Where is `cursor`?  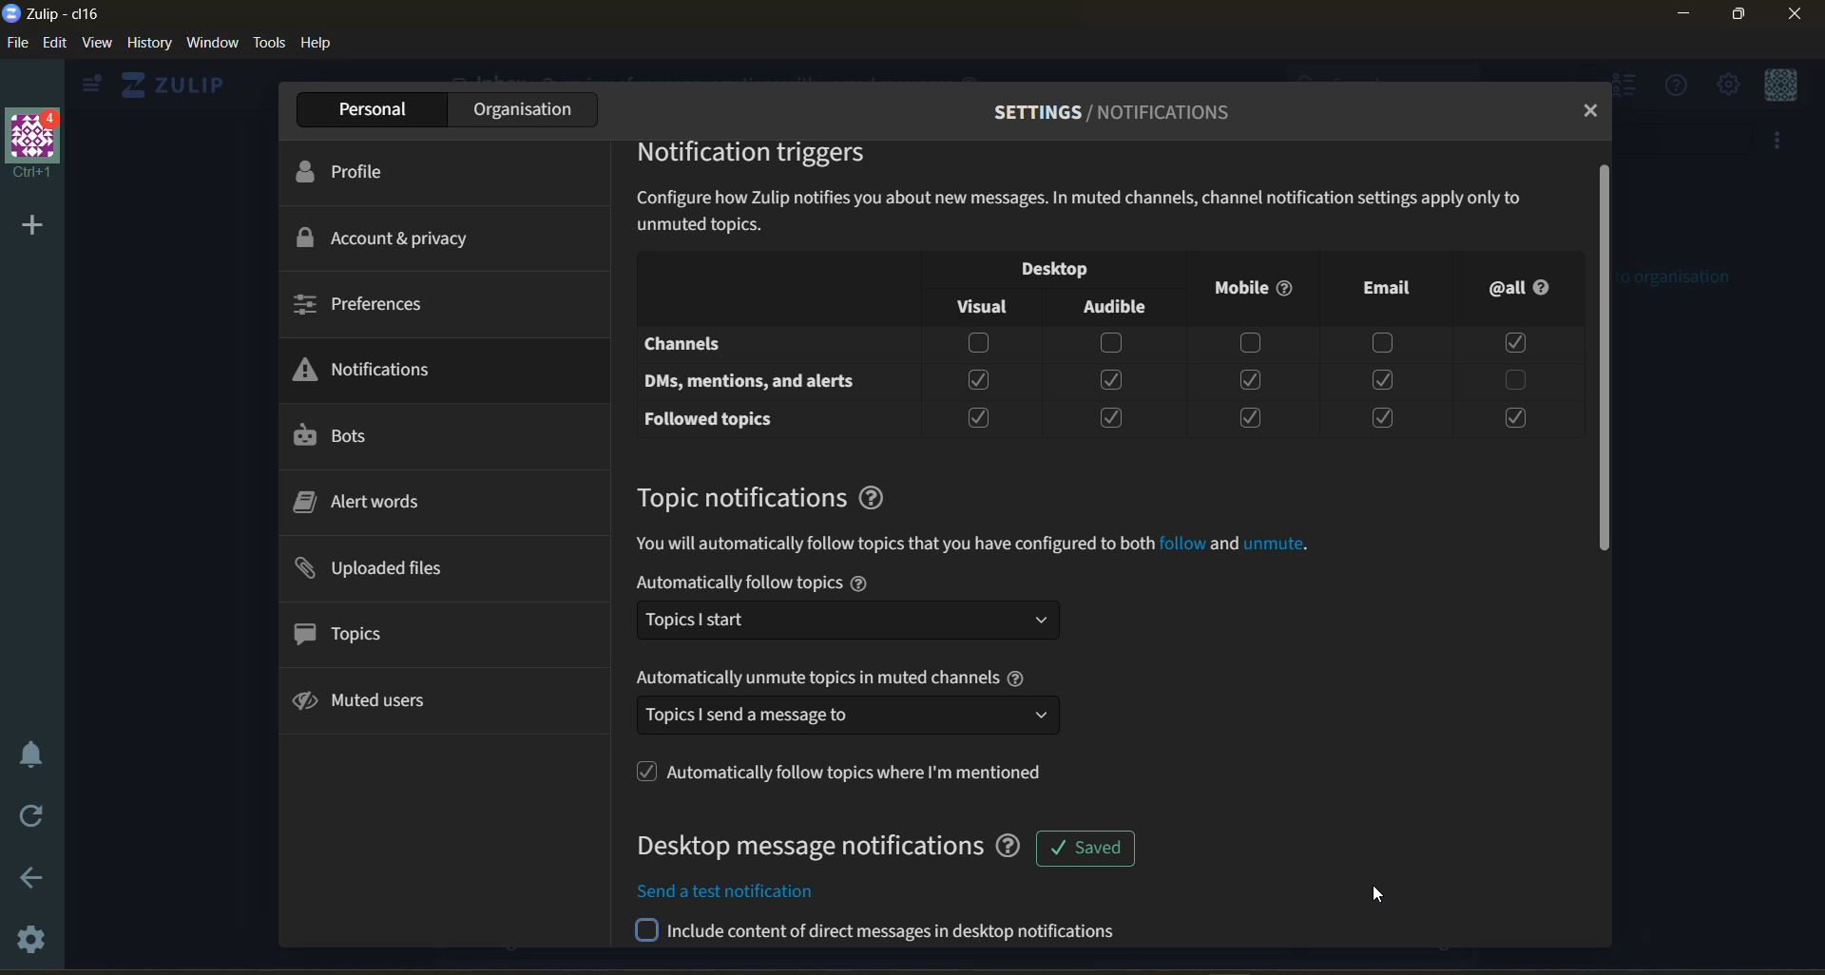 cursor is located at coordinates (1373, 894).